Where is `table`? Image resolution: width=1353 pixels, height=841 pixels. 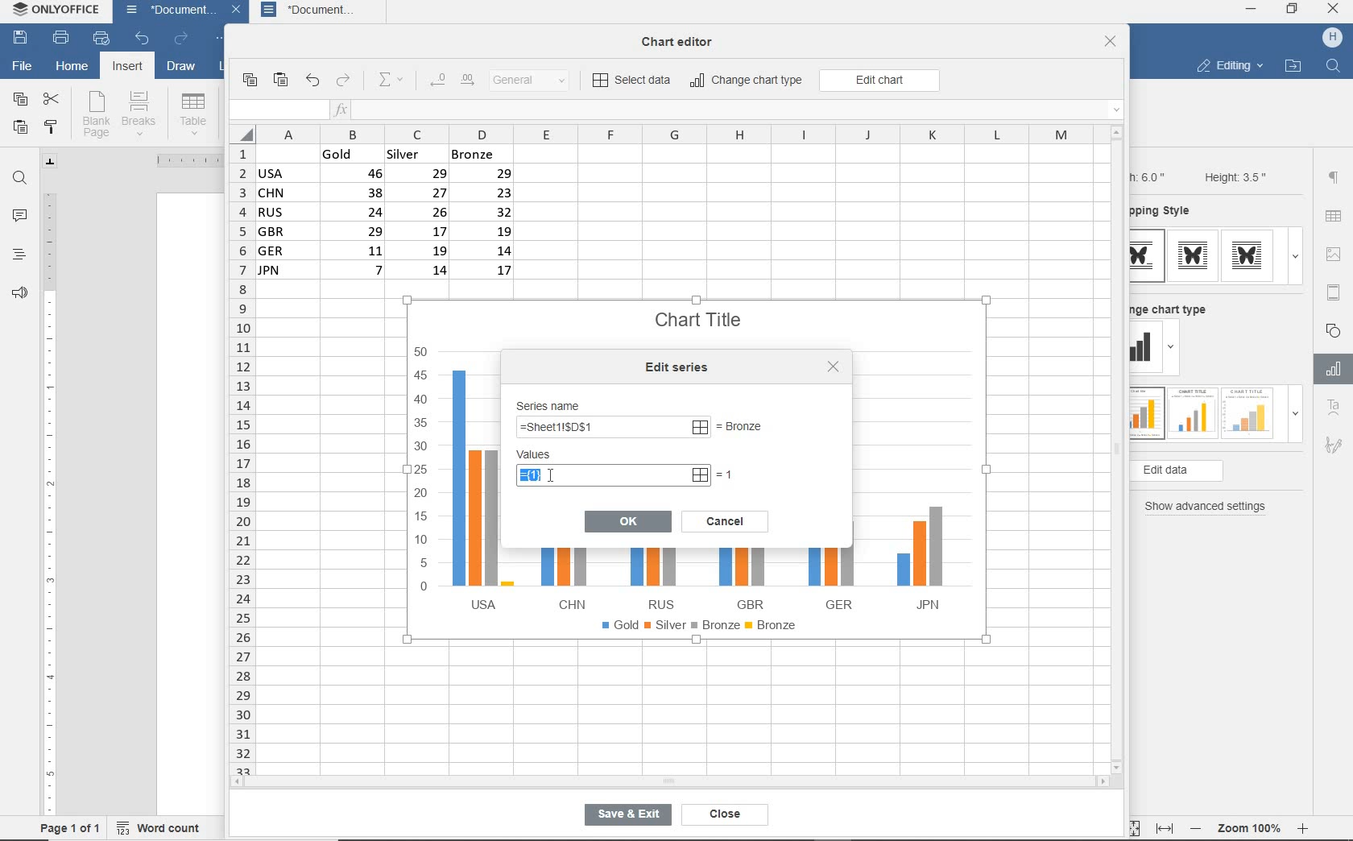
table is located at coordinates (193, 114).